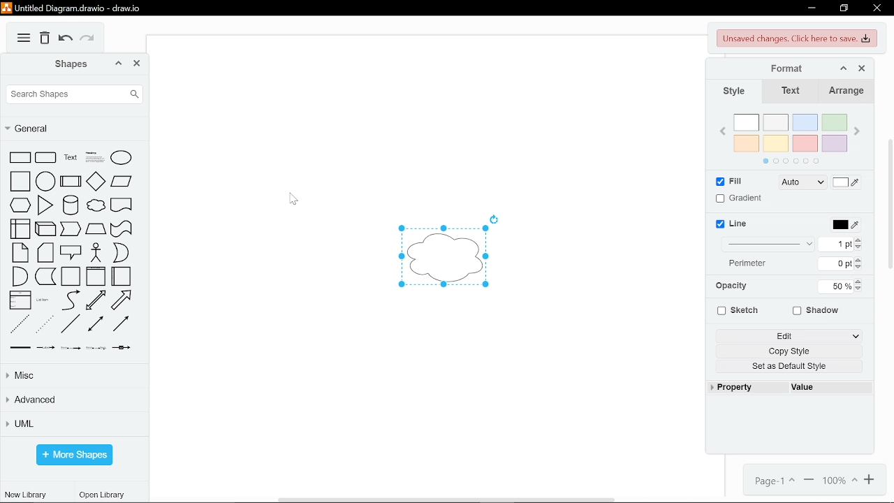 The width and height of the screenshot is (894, 503). Describe the element at coordinates (845, 92) in the screenshot. I see `arrange` at that location.